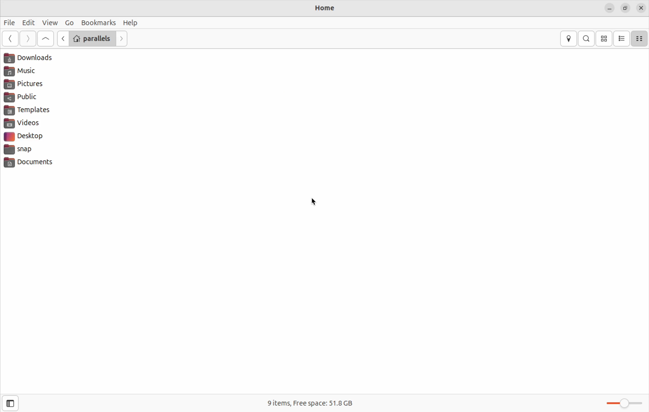  Describe the element at coordinates (605, 39) in the screenshot. I see `icon view` at that location.